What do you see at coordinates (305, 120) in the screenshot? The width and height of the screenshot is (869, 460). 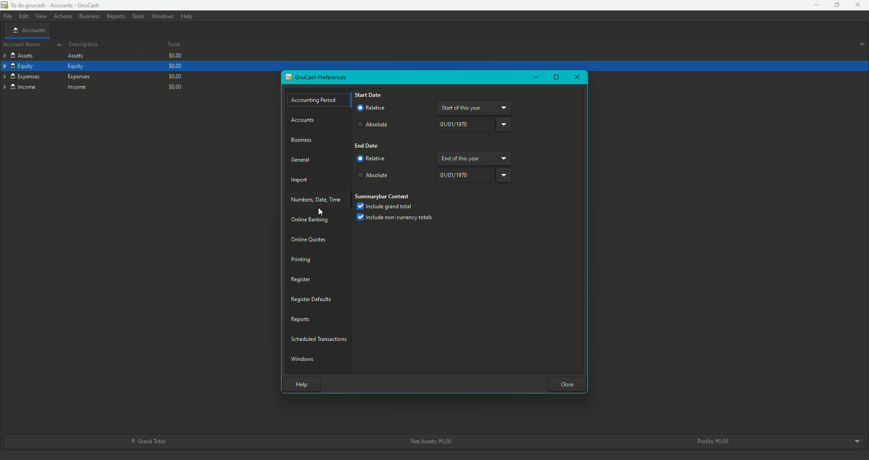 I see `Accounts` at bounding box center [305, 120].